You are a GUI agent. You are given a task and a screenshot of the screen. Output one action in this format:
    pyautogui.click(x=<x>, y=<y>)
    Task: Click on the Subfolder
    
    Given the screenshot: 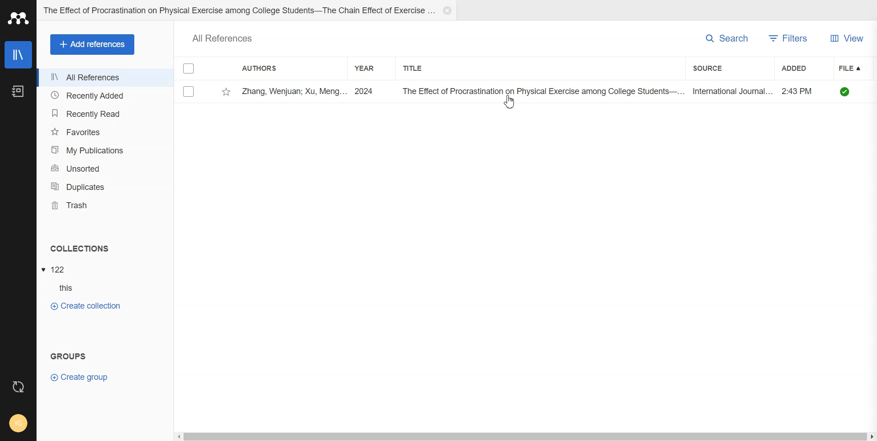 What is the action you would take?
    pyautogui.click(x=62, y=289)
    